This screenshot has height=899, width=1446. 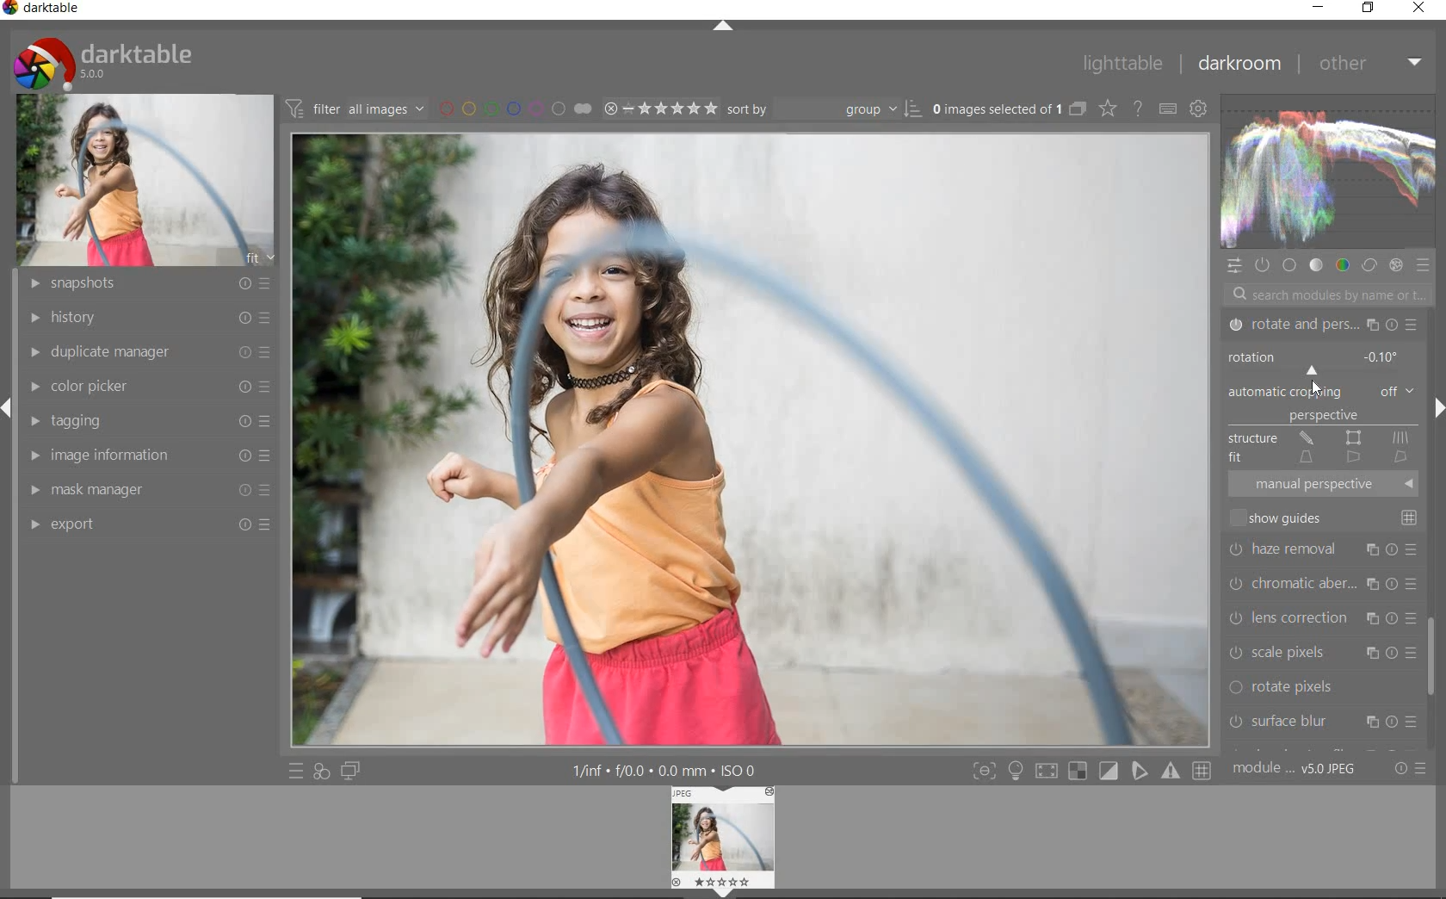 I want to click on image, so click(x=145, y=181).